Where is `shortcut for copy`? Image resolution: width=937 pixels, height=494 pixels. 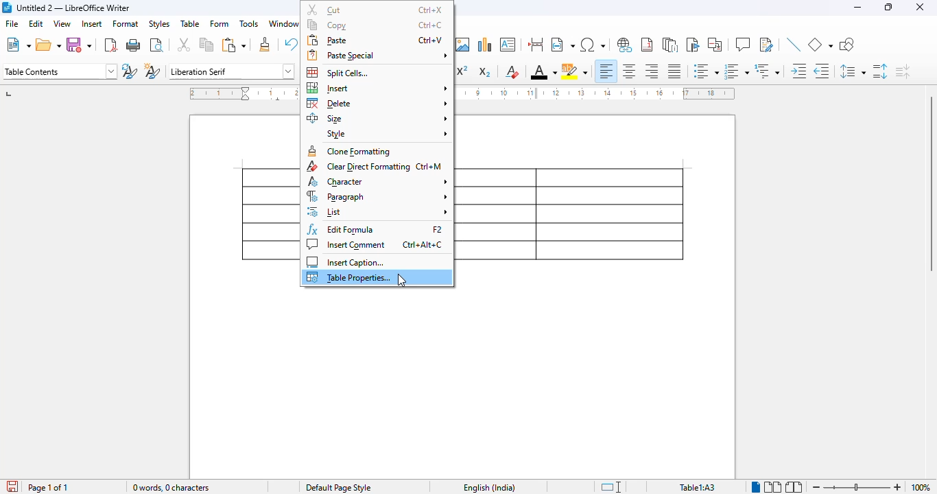 shortcut for copy is located at coordinates (431, 25).